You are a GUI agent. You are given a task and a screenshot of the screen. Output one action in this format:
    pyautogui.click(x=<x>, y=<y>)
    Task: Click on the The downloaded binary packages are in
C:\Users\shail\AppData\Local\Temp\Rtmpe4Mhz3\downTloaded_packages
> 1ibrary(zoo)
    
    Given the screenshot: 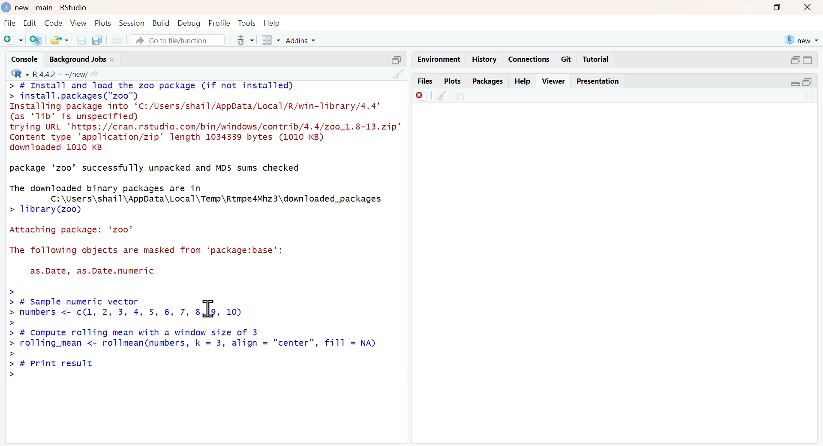 What is the action you would take?
    pyautogui.click(x=197, y=200)
    